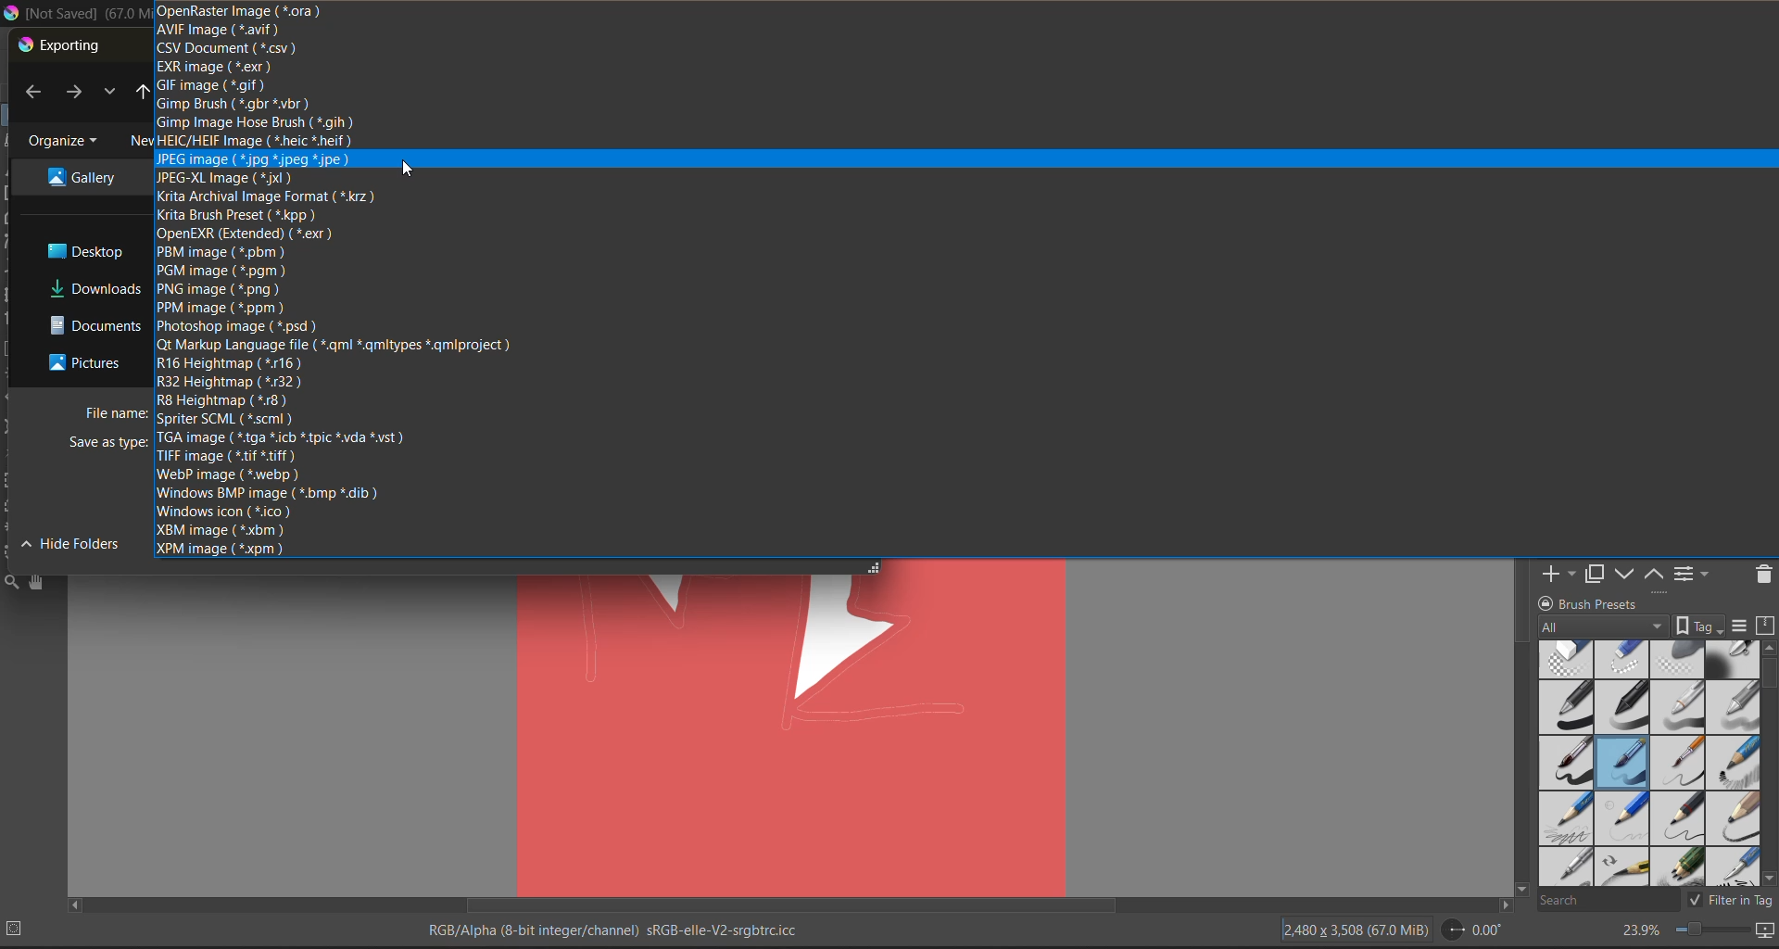 The image size is (1779, 949). I want to click on metadata, so click(624, 927).